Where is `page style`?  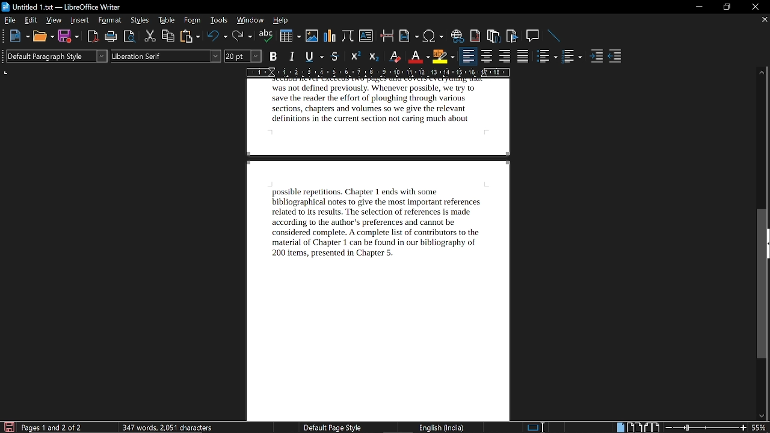
page style is located at coordinates (328, 428).